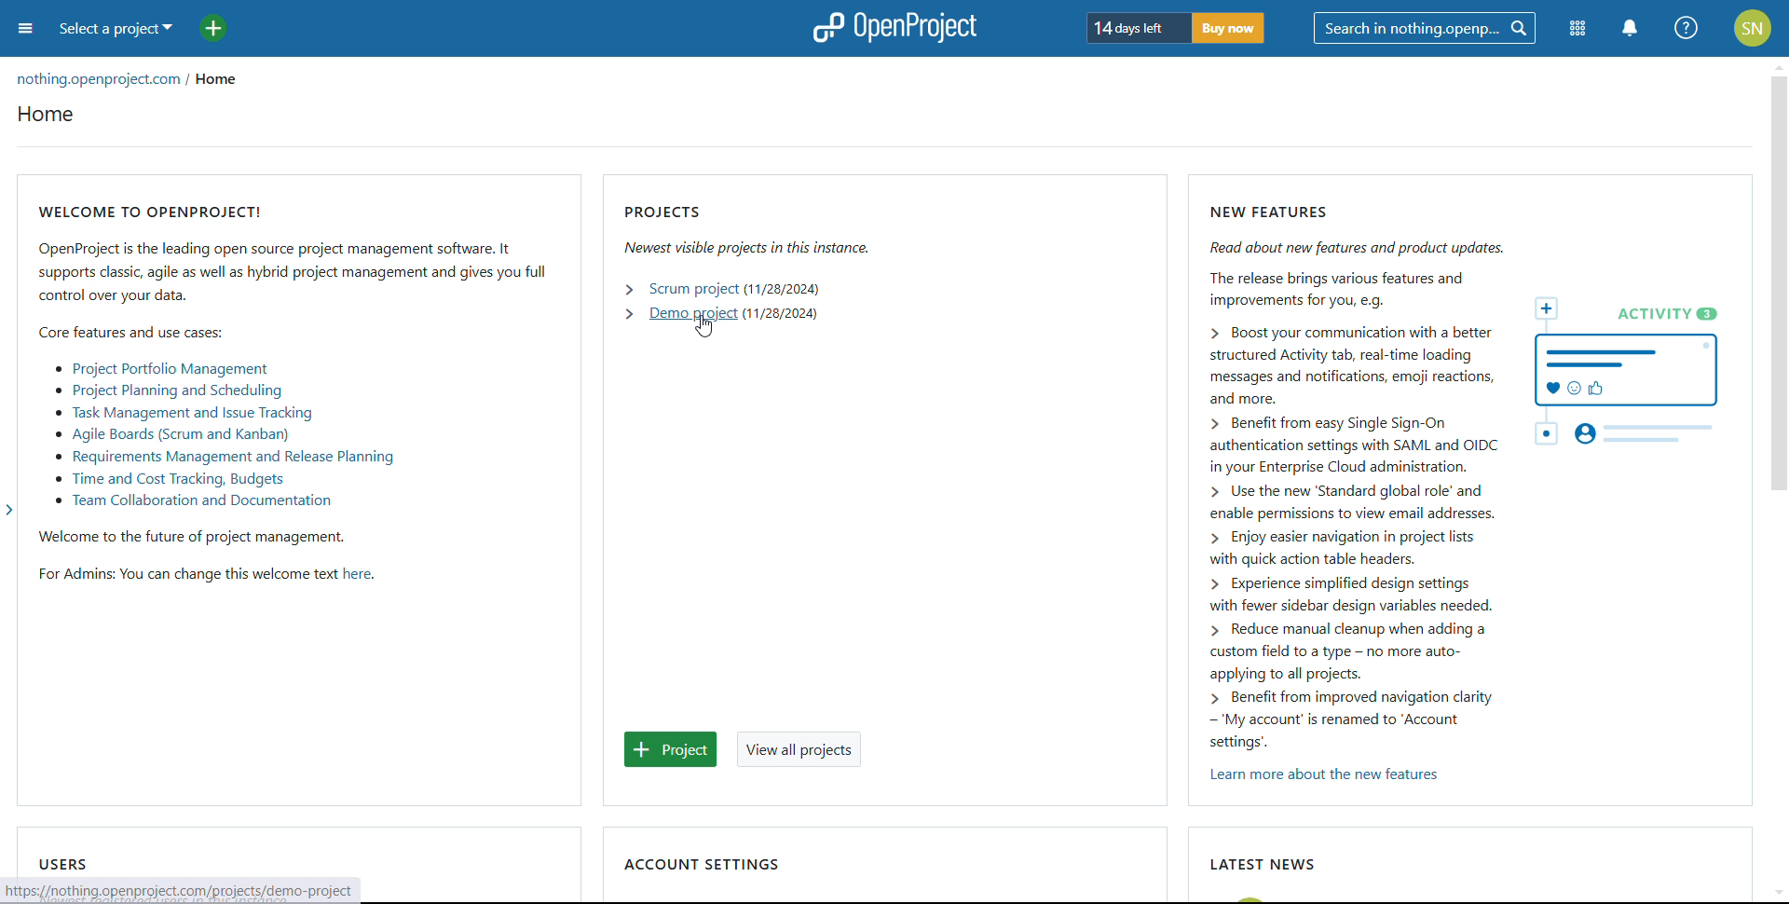 This screenshot has height=904, width=1789. I want to click on view all projects, so click(799, 749).